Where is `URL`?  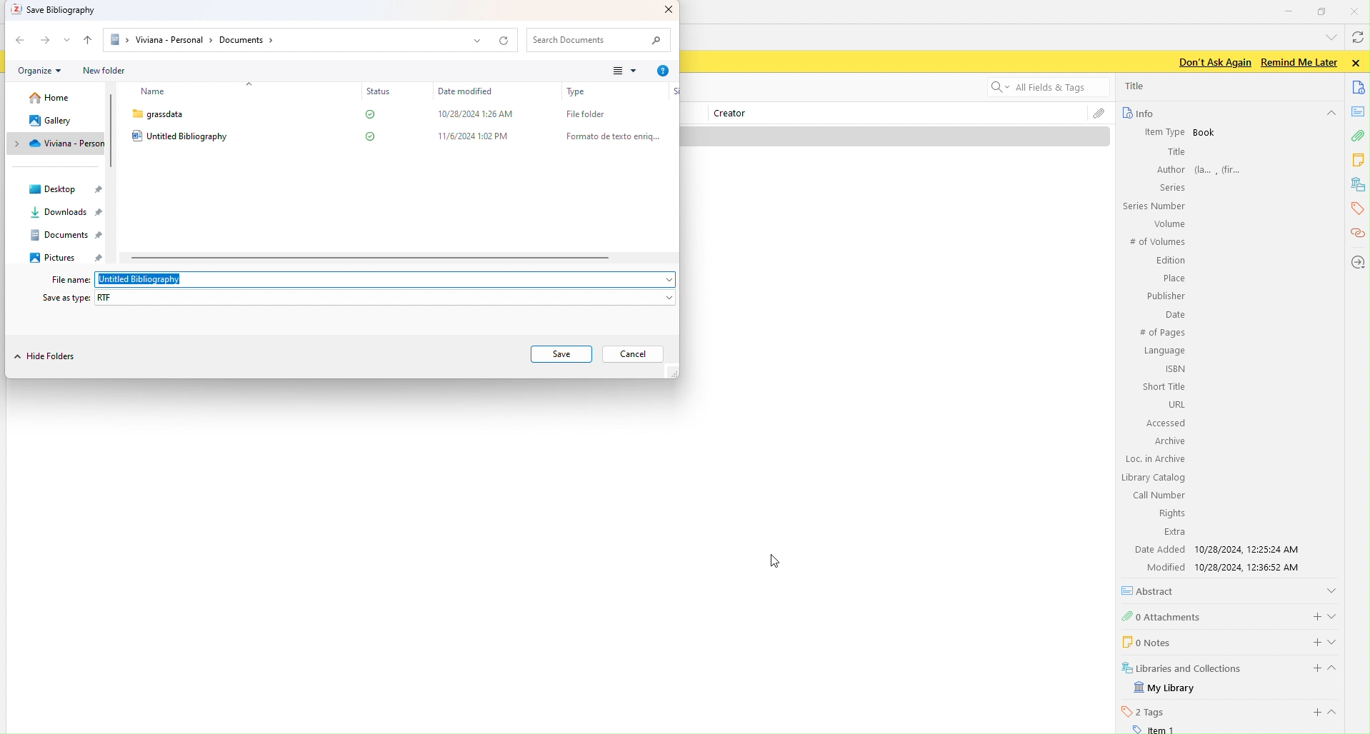 URL is located at coordinates (1175, 404).